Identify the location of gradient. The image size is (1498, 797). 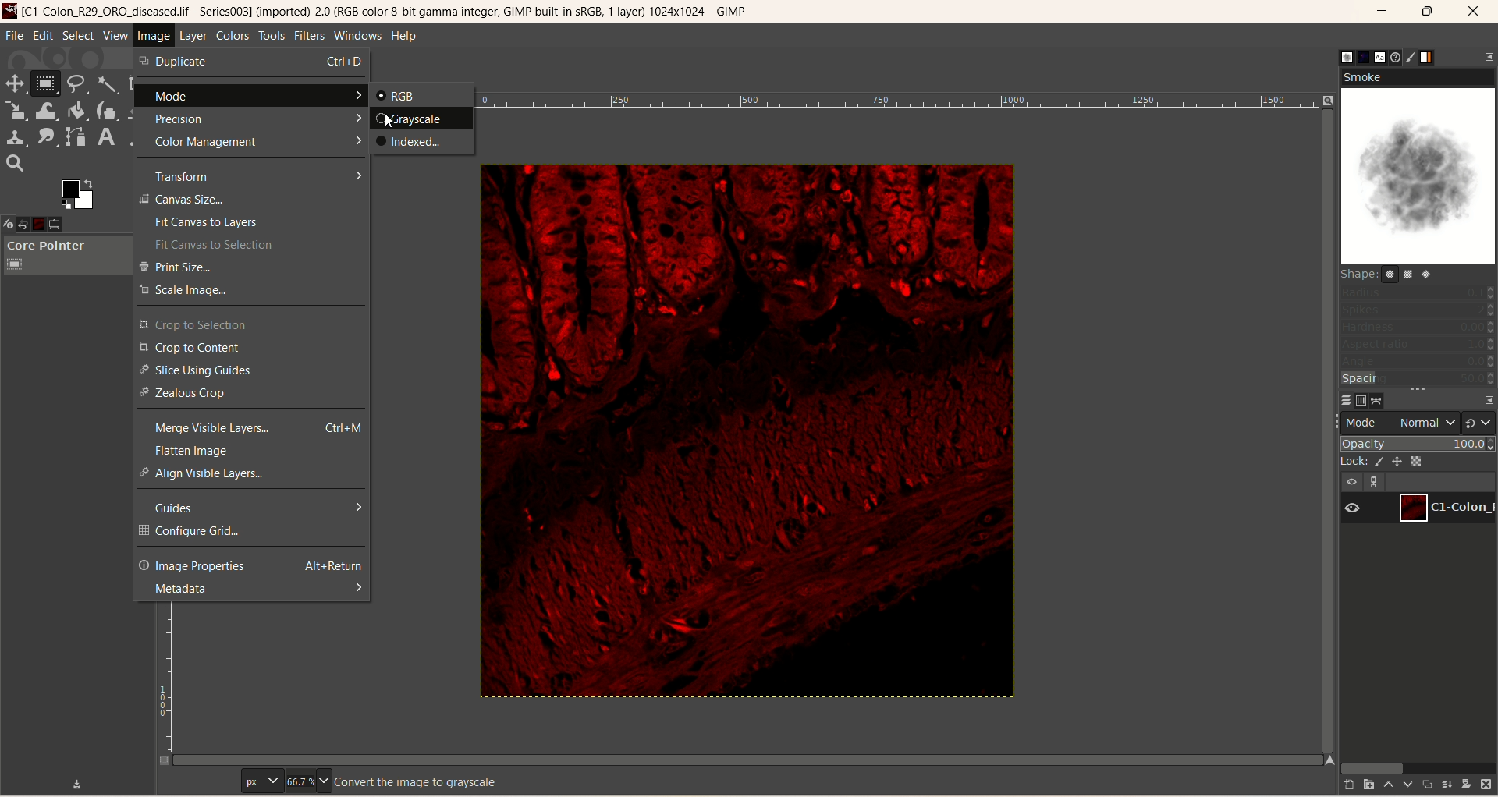
(1428, 58).